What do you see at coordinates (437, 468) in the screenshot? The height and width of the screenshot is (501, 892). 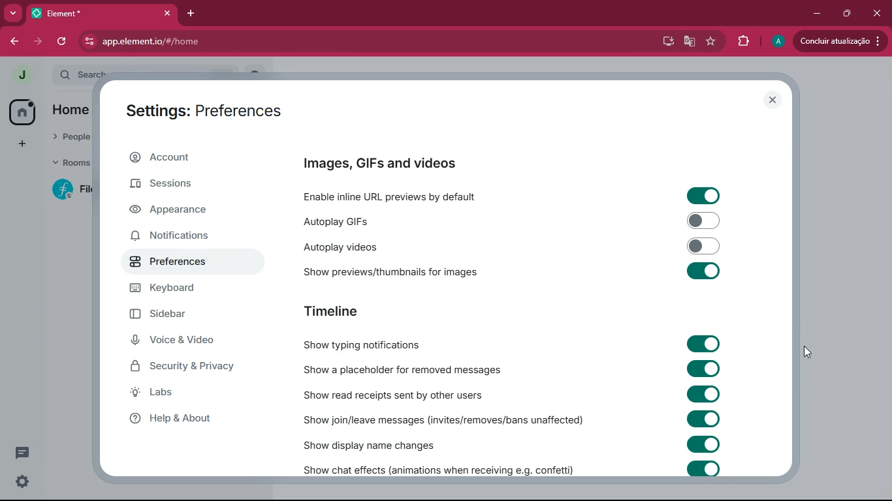 I see `show chat effects (animations when receiving e.g. confetti)` at bounding box center [437, 468].